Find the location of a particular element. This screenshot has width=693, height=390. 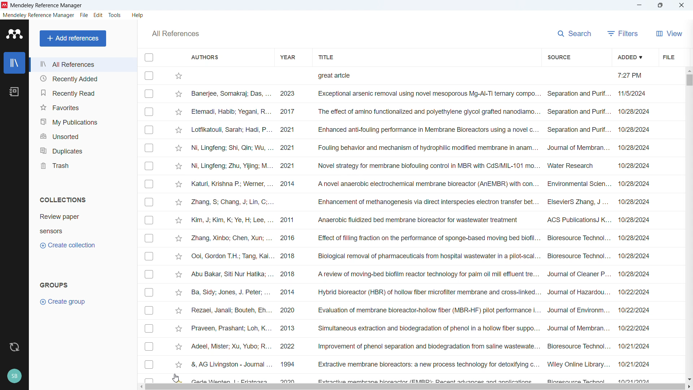

Sync  is located at coordinates (14, 347).